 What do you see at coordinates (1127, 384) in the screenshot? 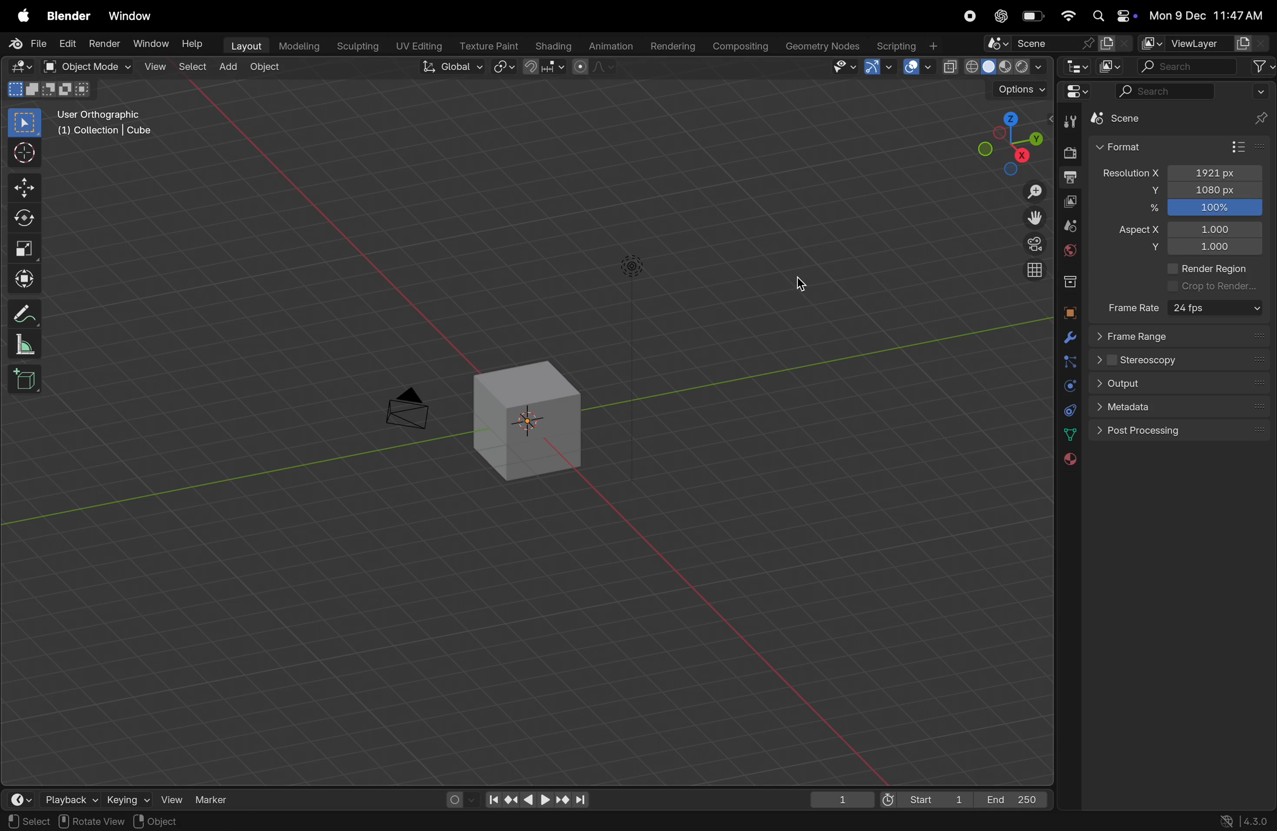
I see `output` at bounding box center [1127, 384].